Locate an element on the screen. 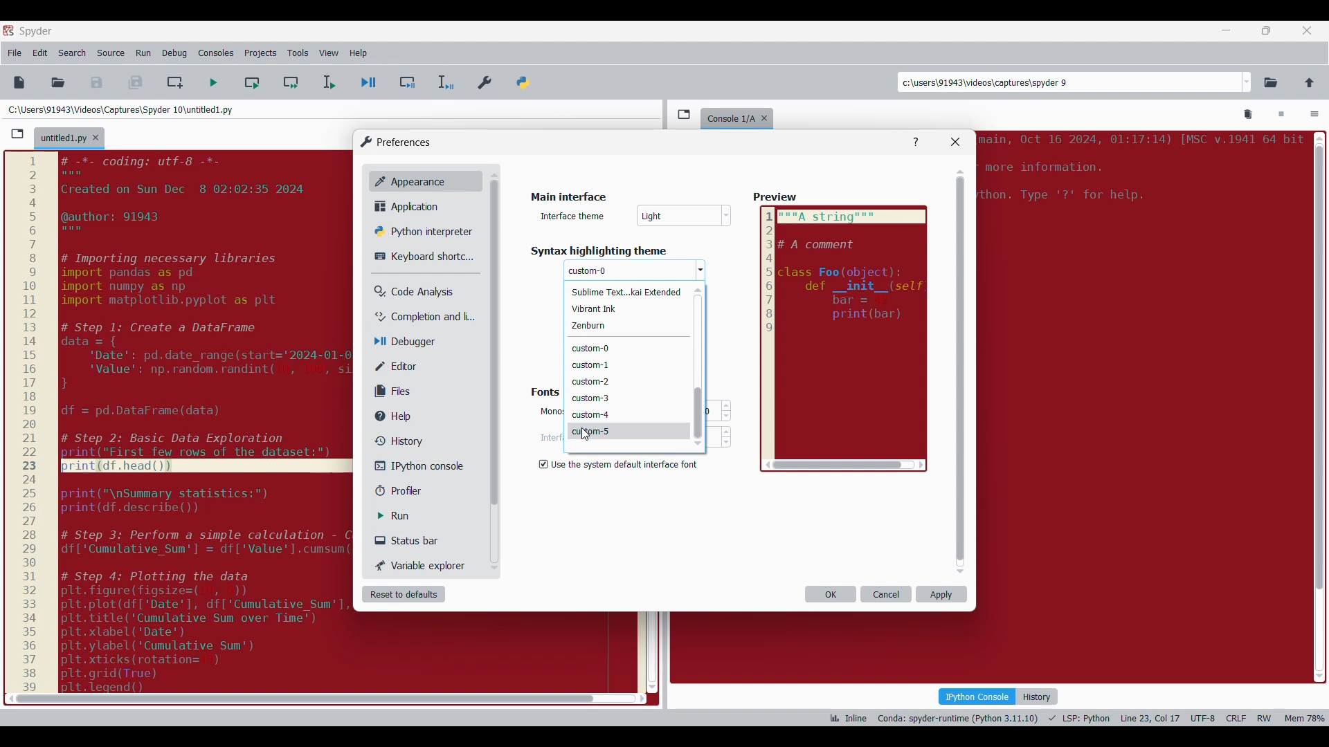 Image resolution: width=1329 pixels, height=747 pixels. Software logo is located at coordinates (8, 30).